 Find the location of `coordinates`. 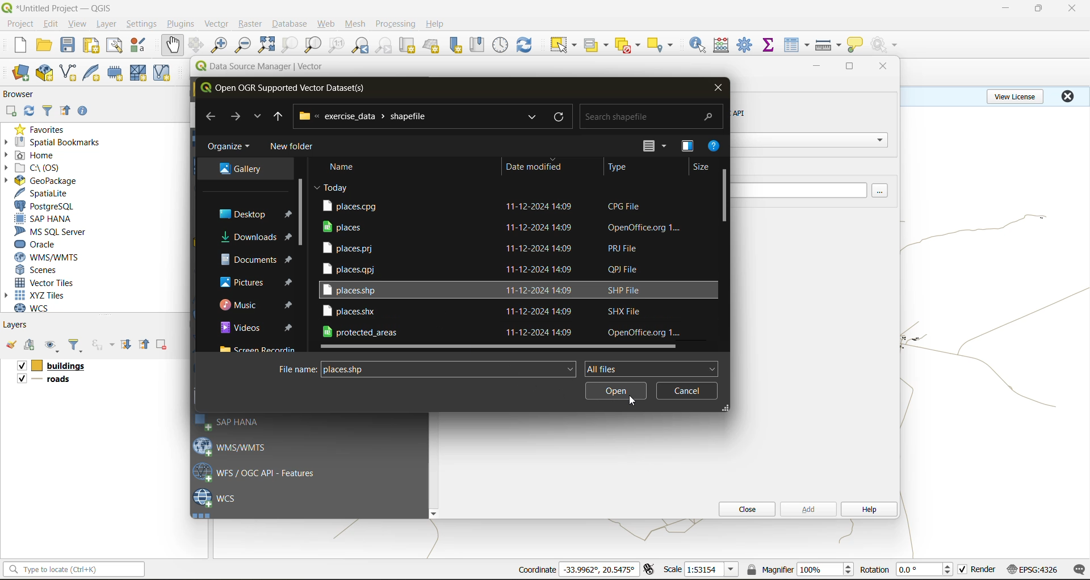

coordinates is located at coordinates (536, 570).